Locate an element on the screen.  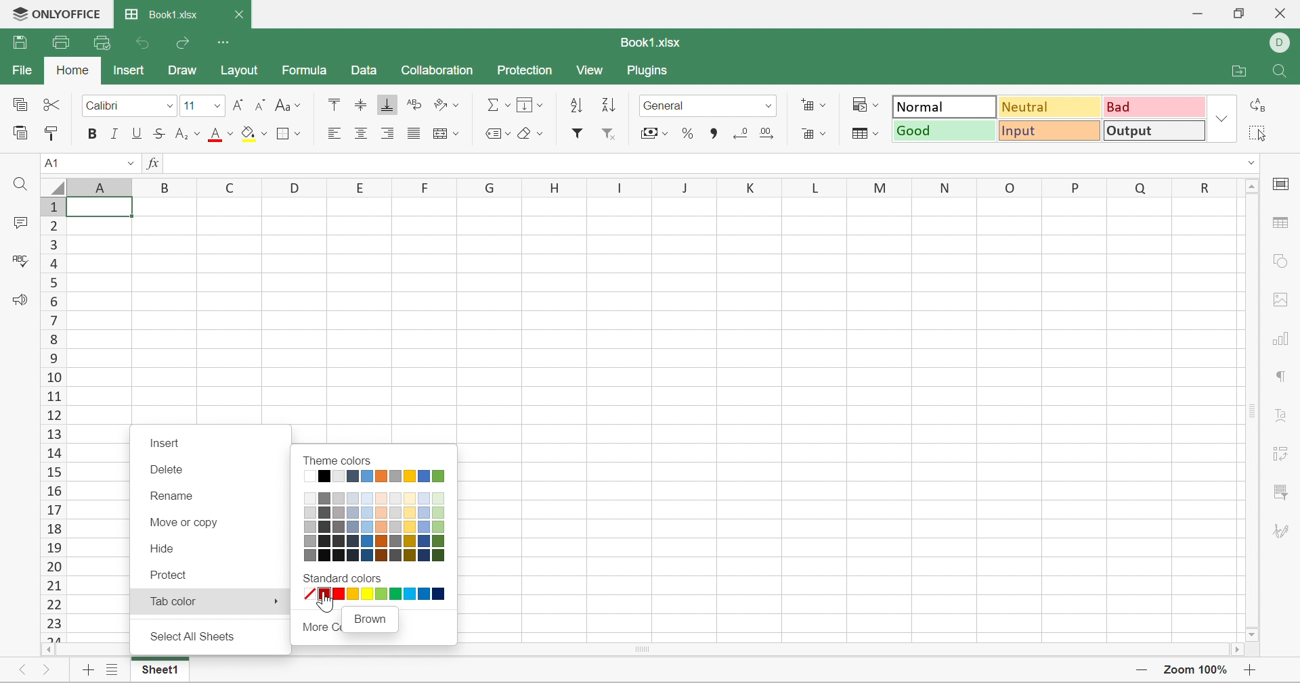
ONLYOFFICE is located at coordinates (56, 12).